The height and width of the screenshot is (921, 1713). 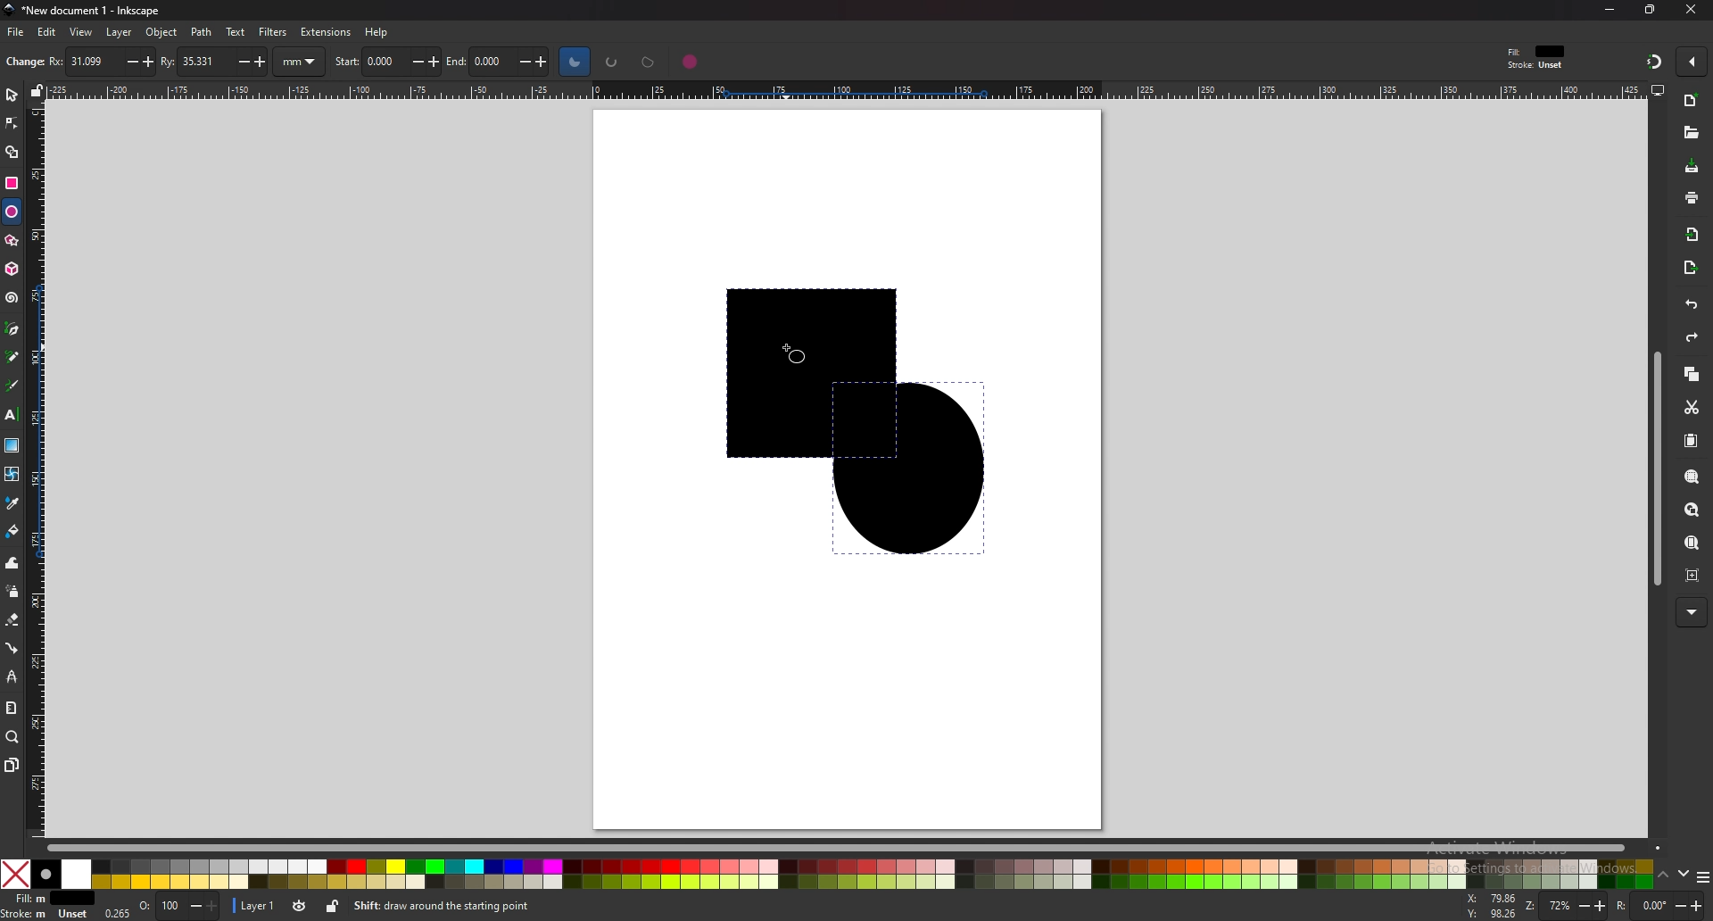 I want to click on zoom page, so click(x=1694, y=543).